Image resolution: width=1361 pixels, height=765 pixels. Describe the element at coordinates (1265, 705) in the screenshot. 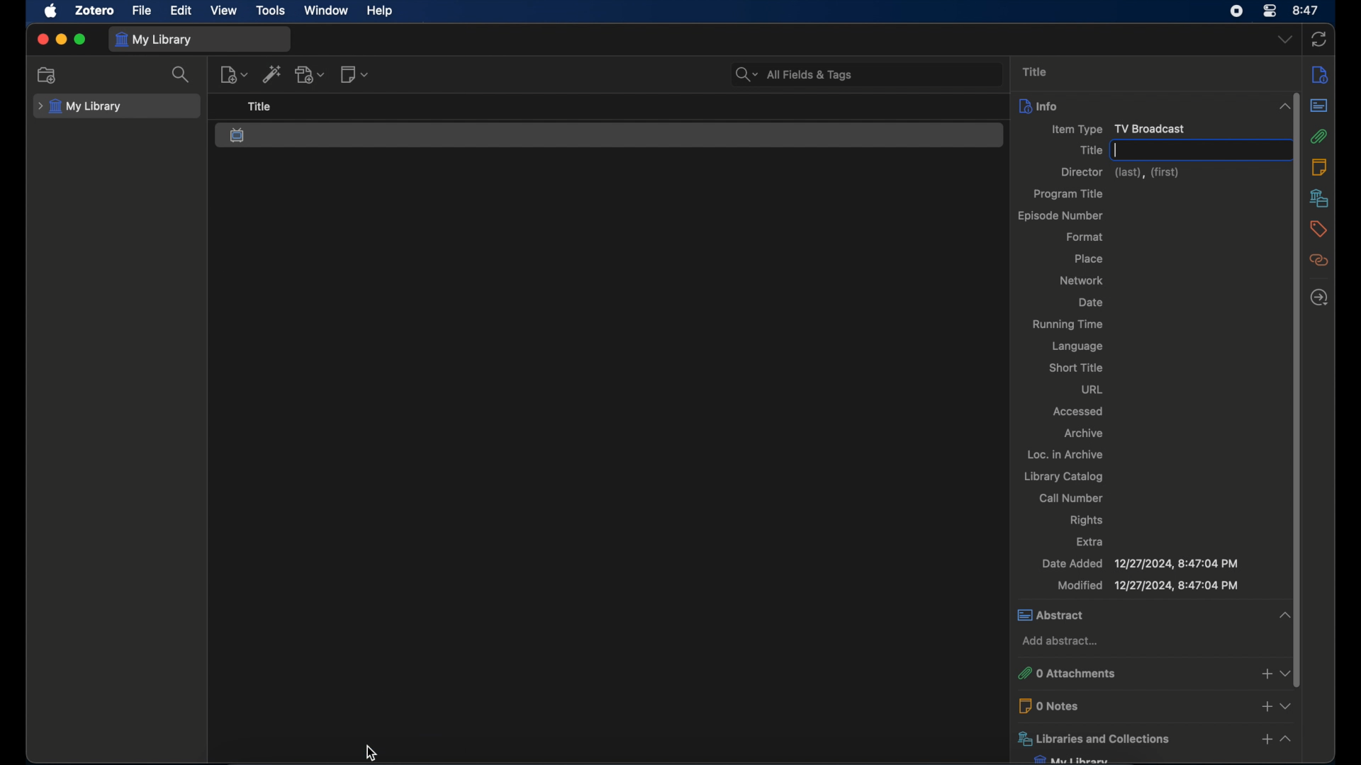

I see `add notes` at that location.